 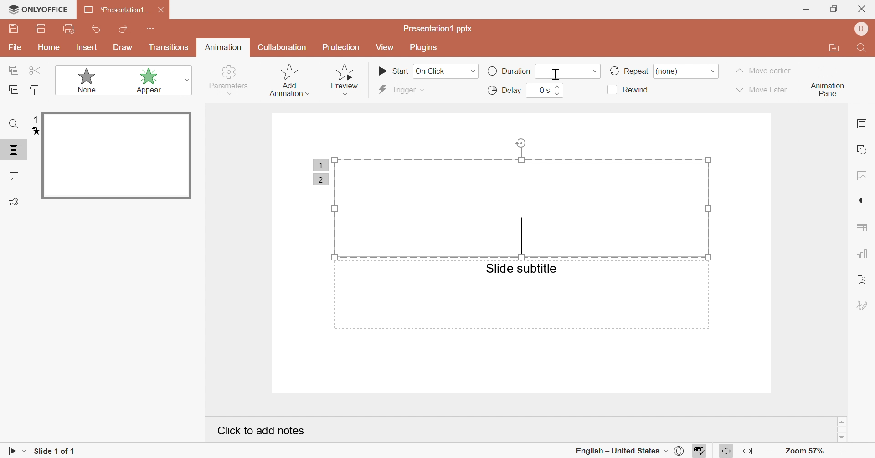 I want to click on home, so click(x=50, y=47).